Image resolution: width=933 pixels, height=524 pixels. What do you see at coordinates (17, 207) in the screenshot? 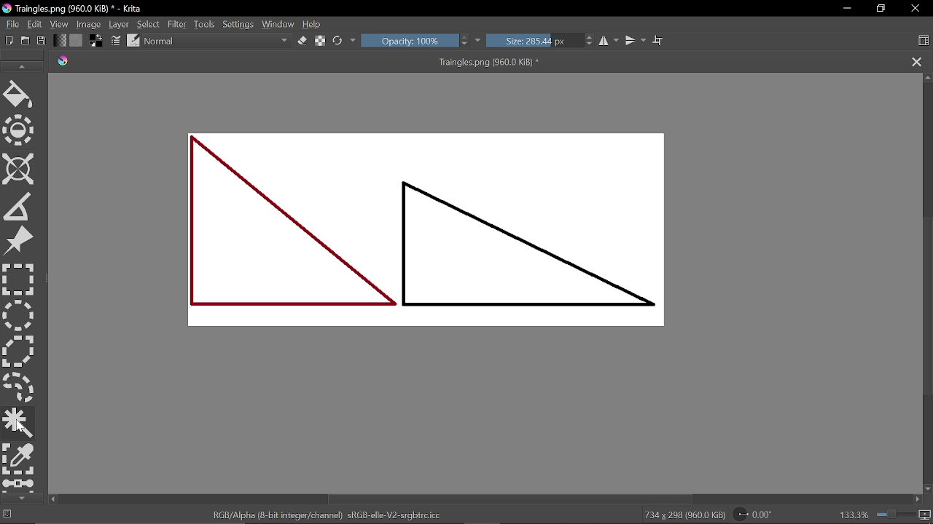
I see `Measure the distance between two points` at bounding box center [17, 207].